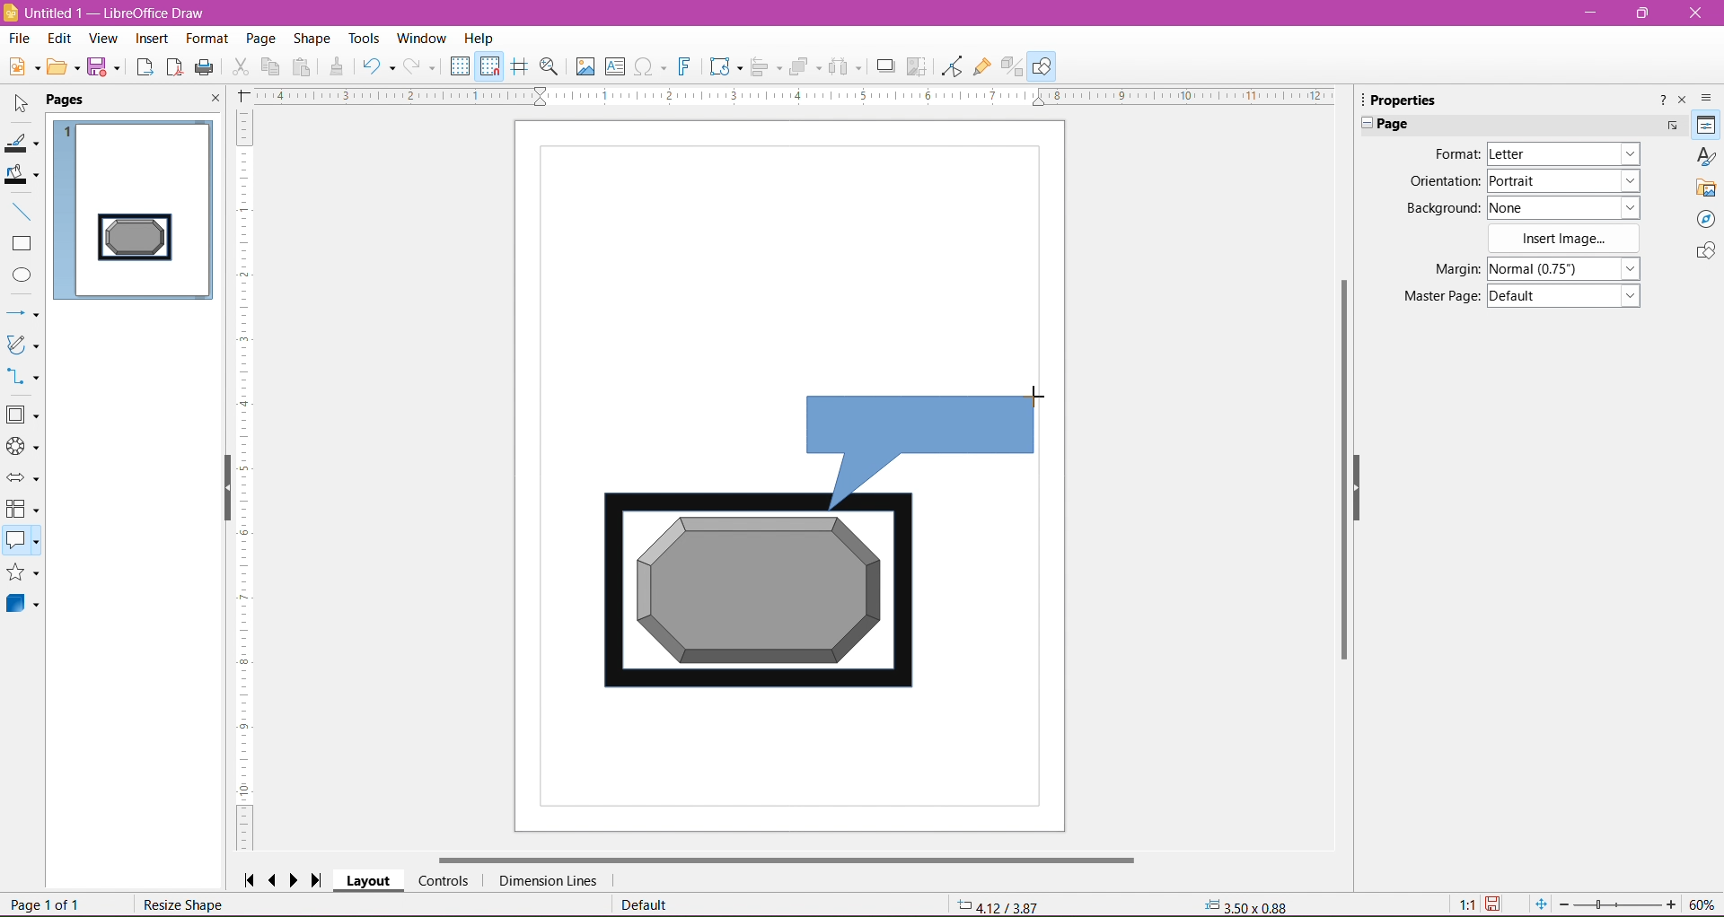 This screenshot has height=917, width=1724. What do you see at coordinates (337, 68) in the screenshot?
I see `Cone formatting` at bounding box center [337, 68].